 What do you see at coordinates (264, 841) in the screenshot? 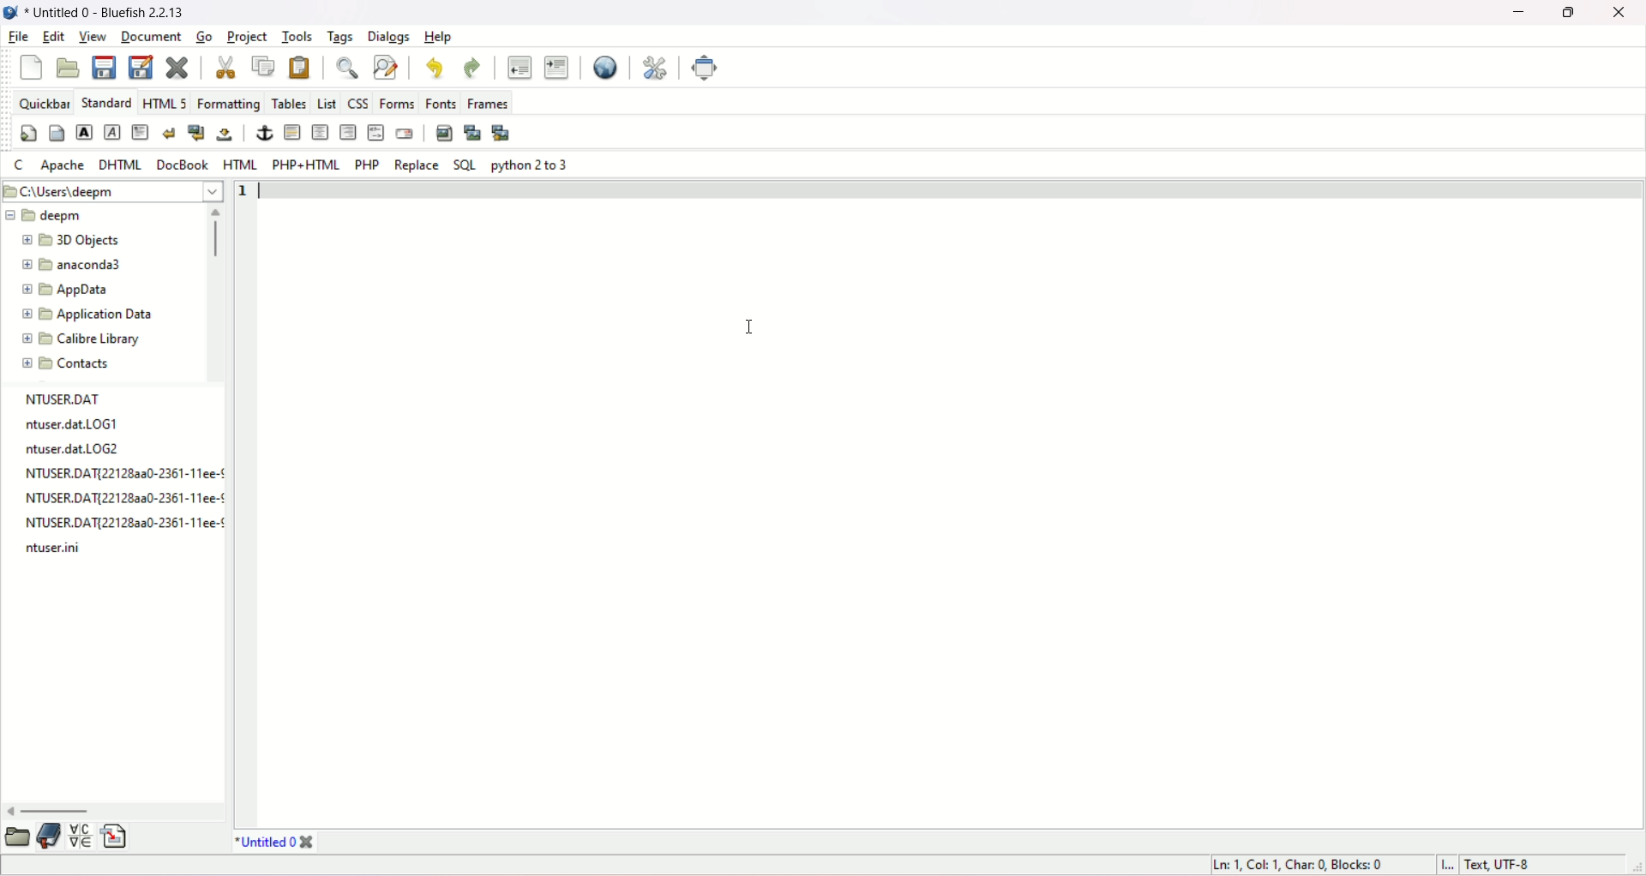
I see `document name` at bounding box center [264, 841].